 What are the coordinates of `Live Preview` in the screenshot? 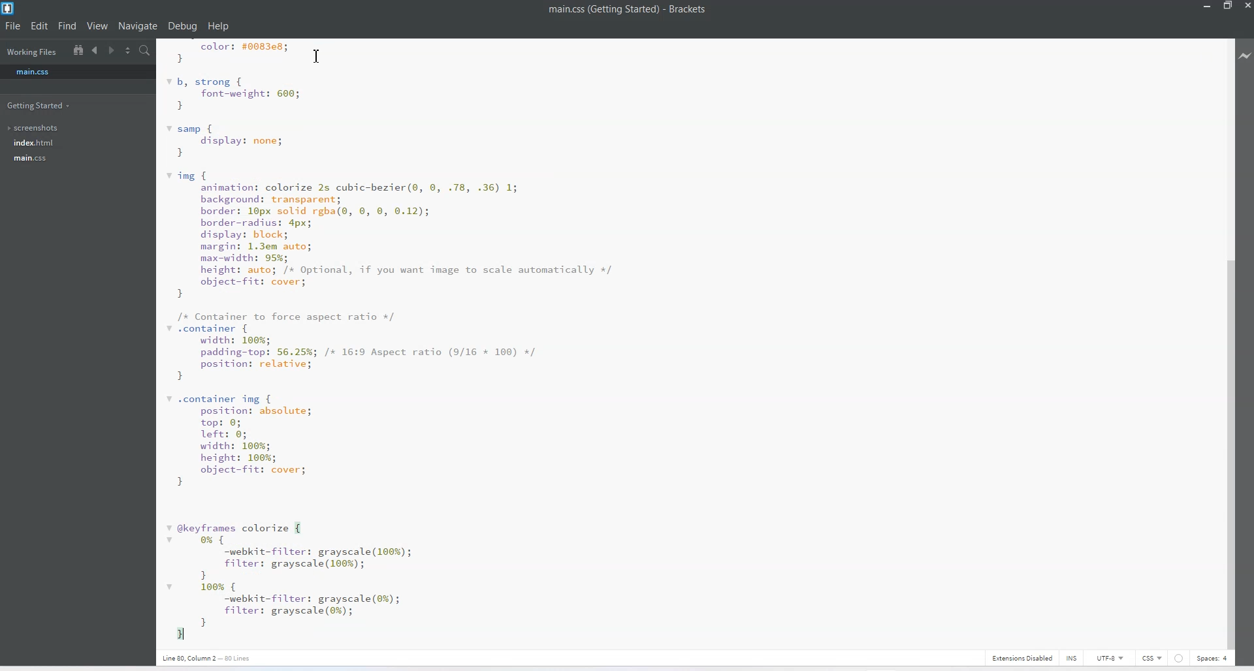 It's located at (1246, 54).